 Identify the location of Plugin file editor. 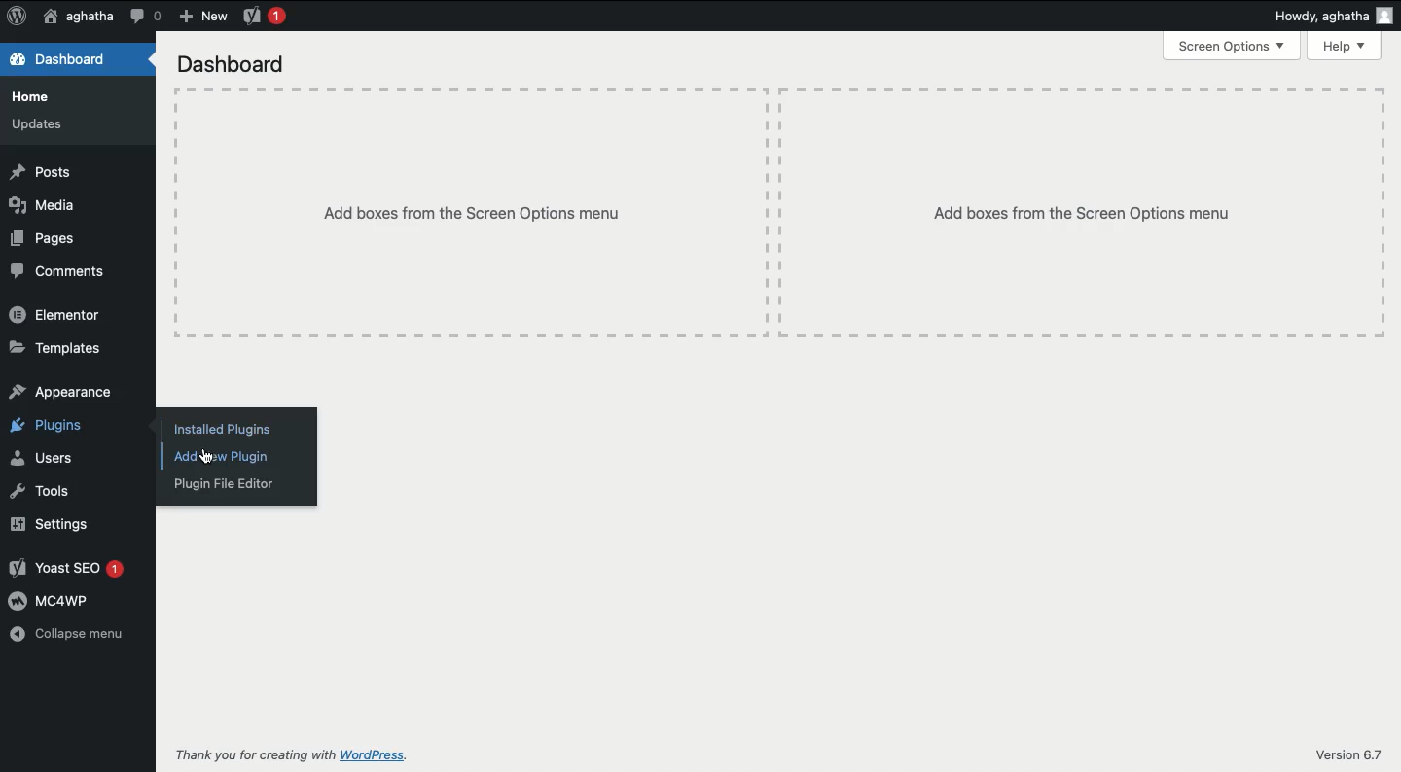
(224, 486).